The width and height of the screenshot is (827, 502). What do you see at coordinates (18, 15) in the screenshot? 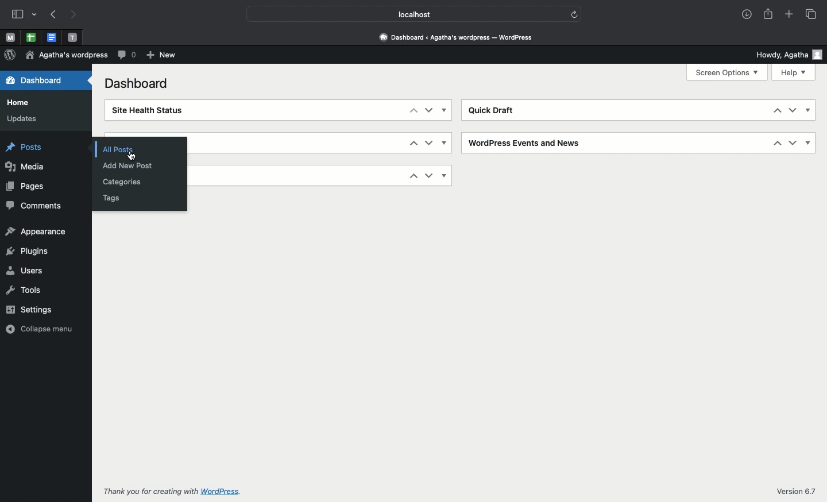
I see `Sidebar` at bounding box center [18, 15].